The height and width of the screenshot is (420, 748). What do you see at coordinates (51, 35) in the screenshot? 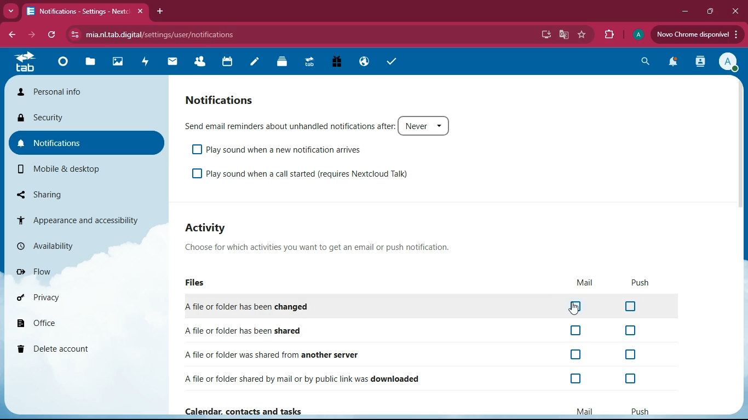
I see `refresh` at bounding box center [51, 35].